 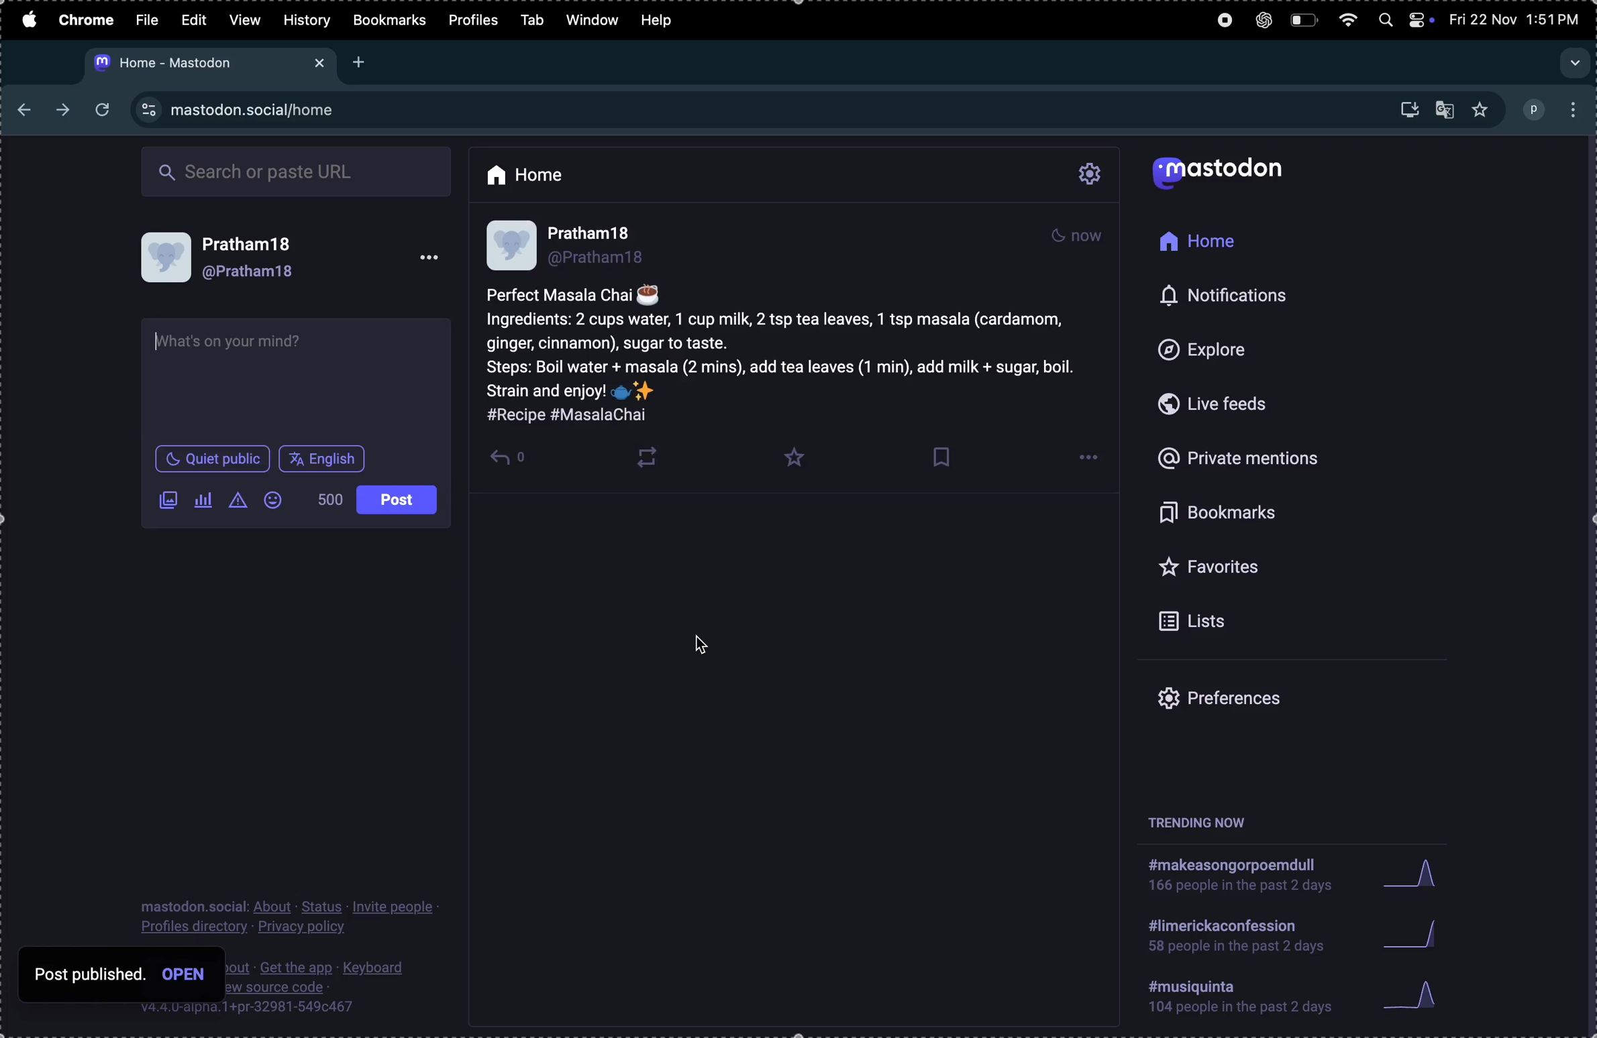 I want to click on graphs, so click(x=1366, y=874).